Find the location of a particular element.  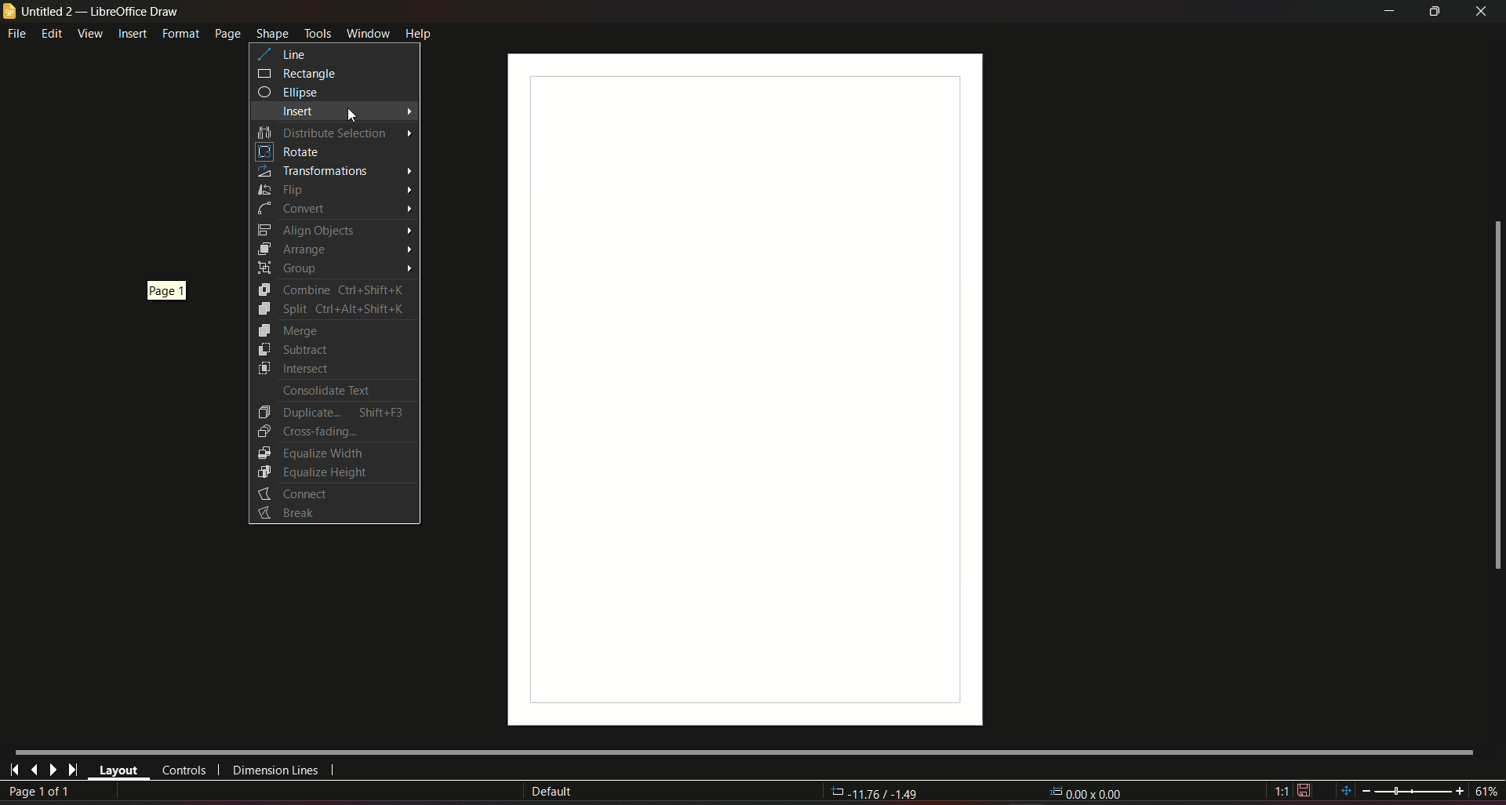

line is located at coordinates (288, 54).